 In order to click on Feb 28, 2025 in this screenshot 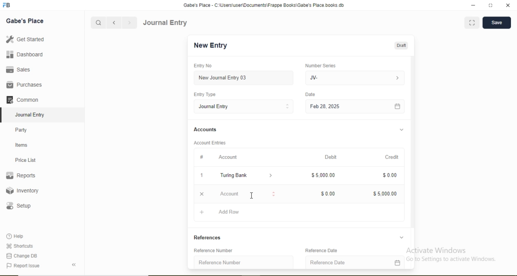, I will do `click(325, 106)`.